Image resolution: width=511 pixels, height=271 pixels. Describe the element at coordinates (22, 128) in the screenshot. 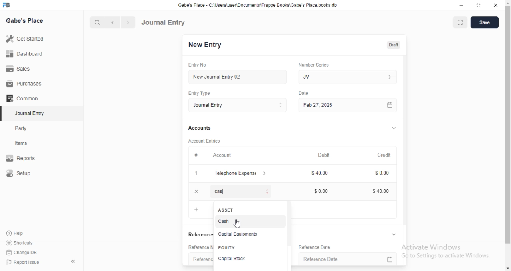

I see `Party` at that location.